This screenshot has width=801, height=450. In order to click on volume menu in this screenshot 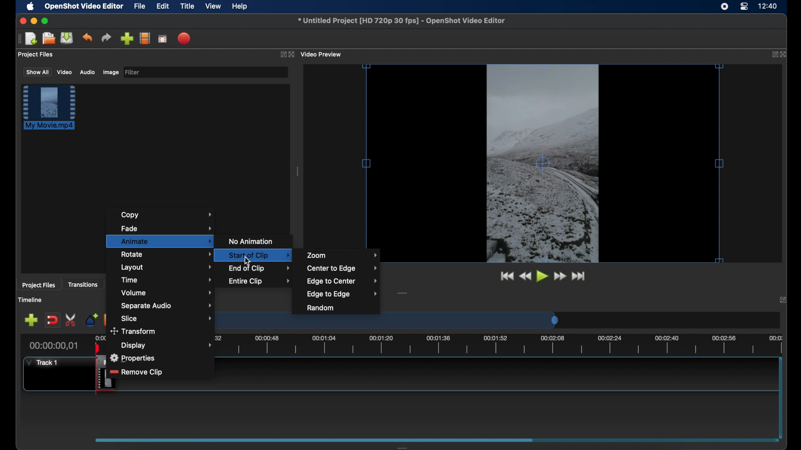, I will do `click(167, 292)`.